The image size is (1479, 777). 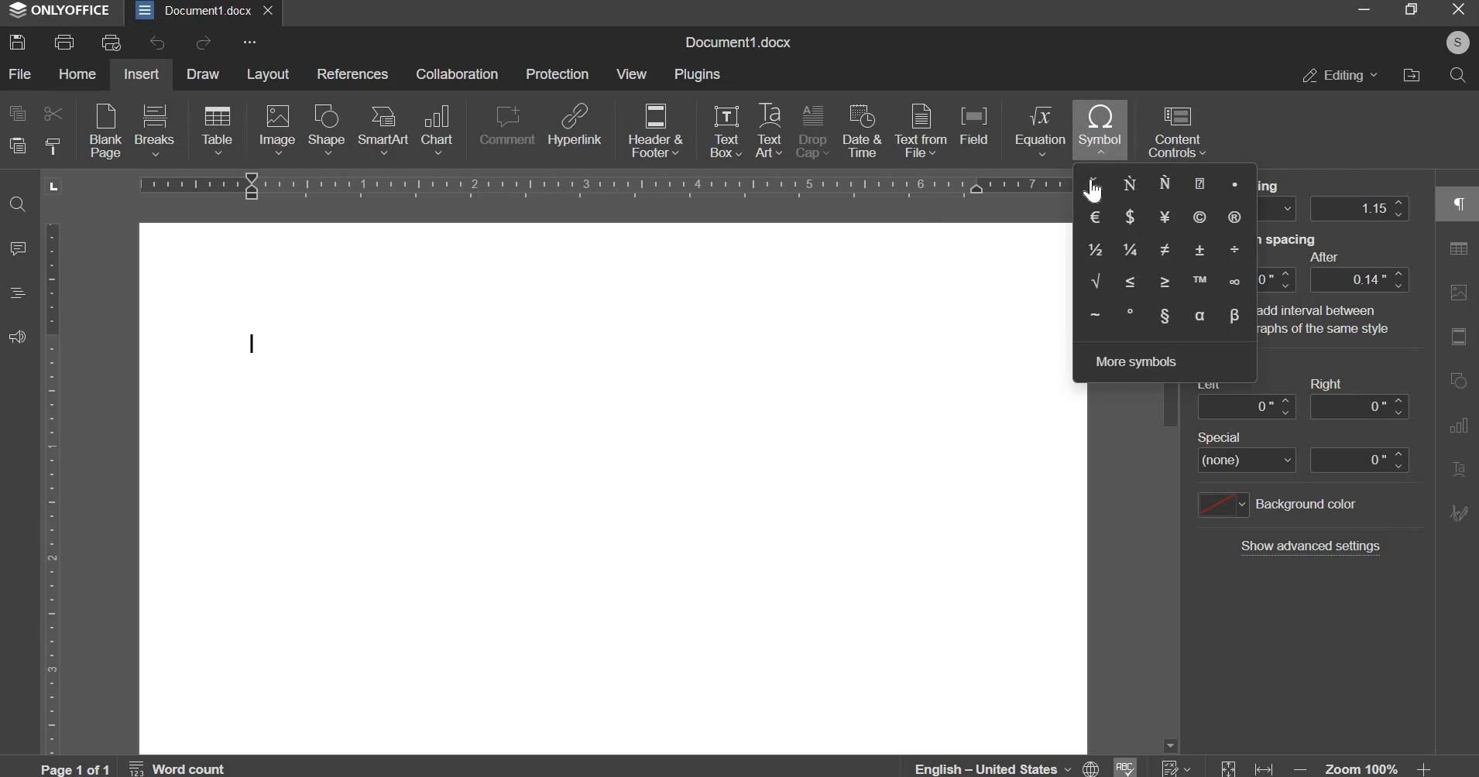 What do you see at coordinates (1361, 10) in the screenshot?
I see `minimize` at bounding box center [1361, 10].